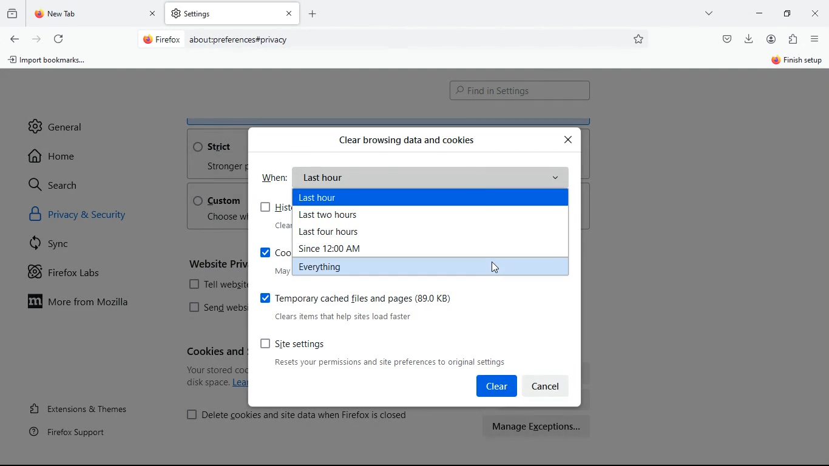 The height and width of the screenshot is (466, 829). I want to click on Search bar, so click(391, 40).